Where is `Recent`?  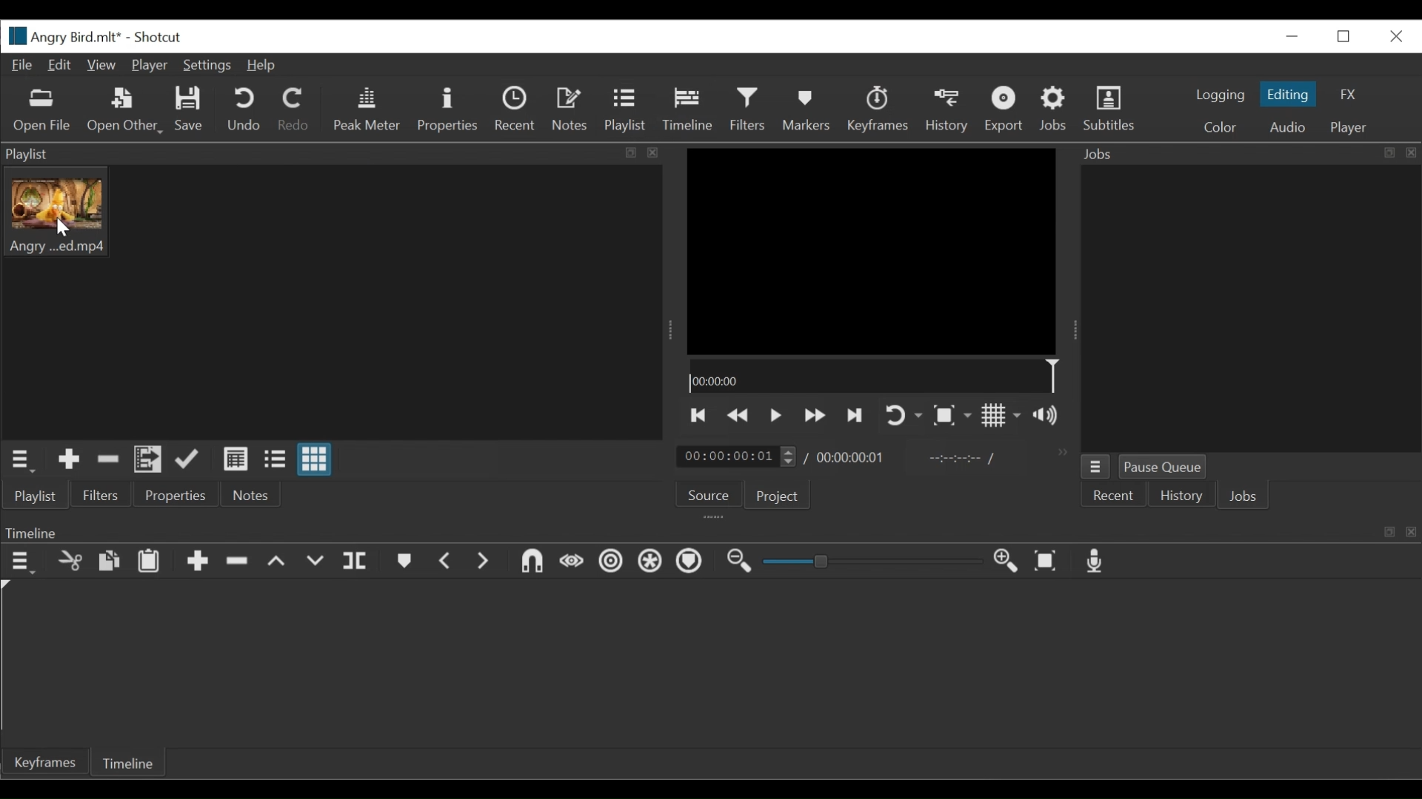
Recent is located at coordinates (1116, 496).